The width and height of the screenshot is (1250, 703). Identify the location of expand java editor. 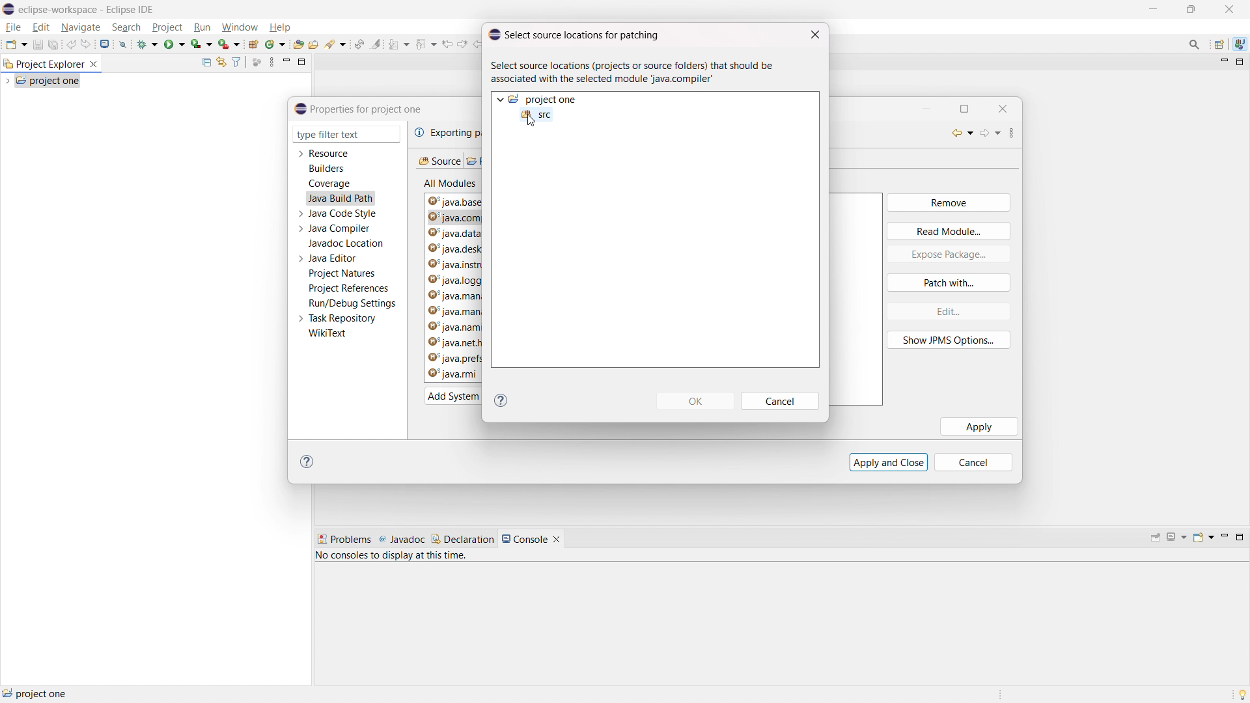
(301, 258).